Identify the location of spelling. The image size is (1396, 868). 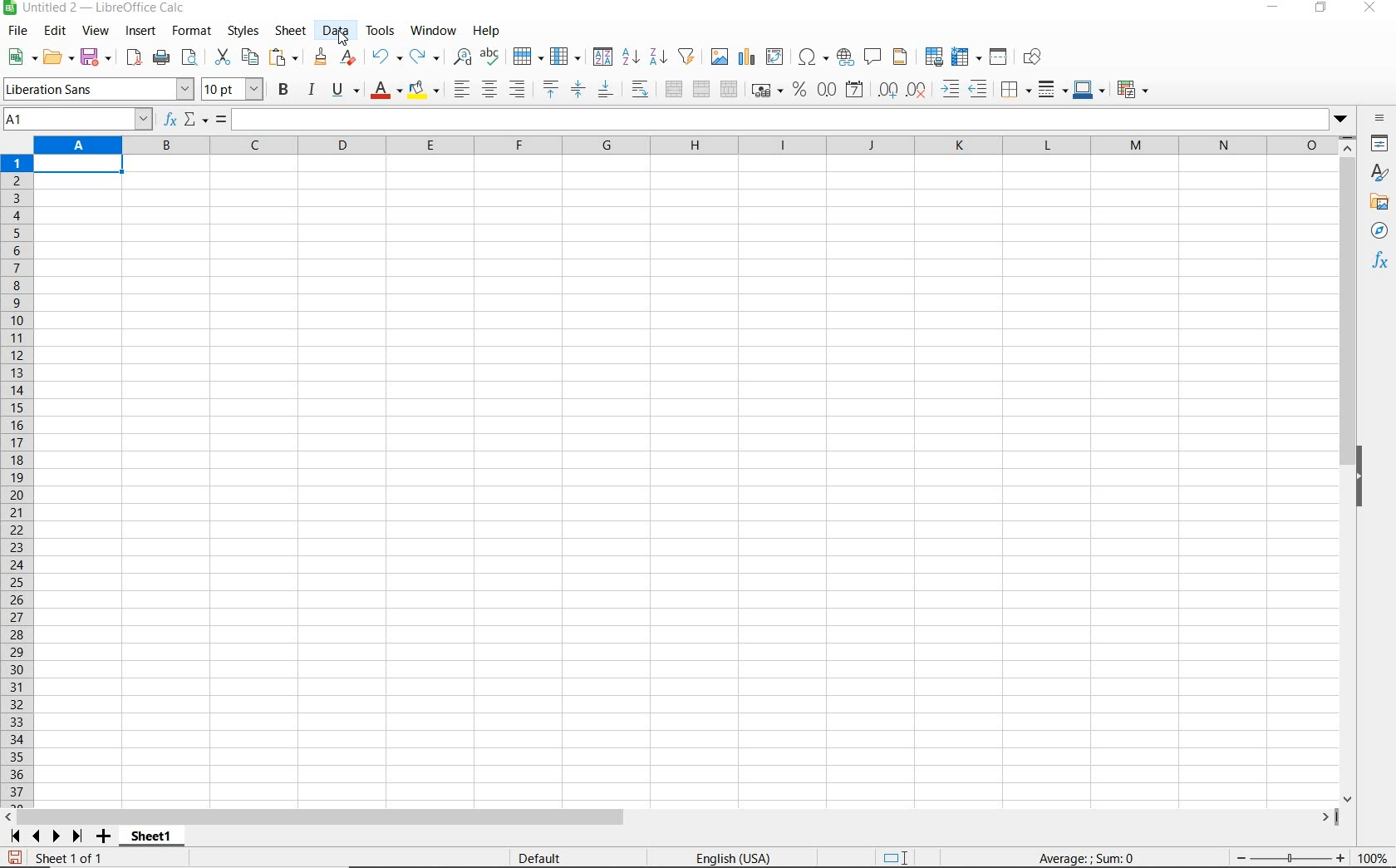
(492, 57).